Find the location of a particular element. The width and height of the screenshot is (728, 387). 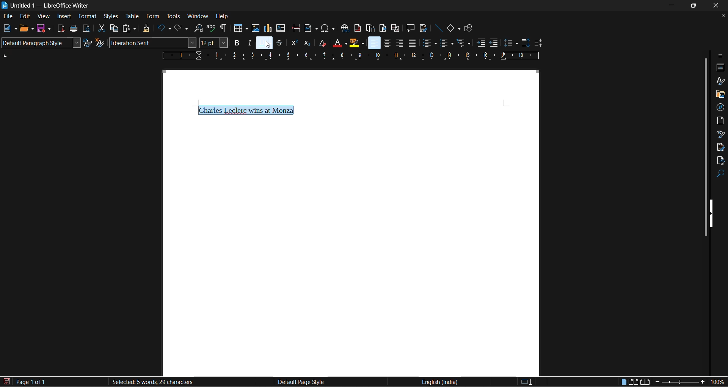

insert chart is located at coordinates (267, 28).